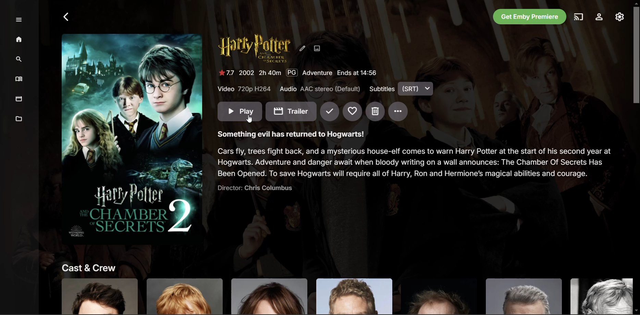 The width and height of the screenshot is (640, 315). What do you see at coordinates (301, 73) in the screenshot?
I see `Movie details` at bounding box center [301, 73].